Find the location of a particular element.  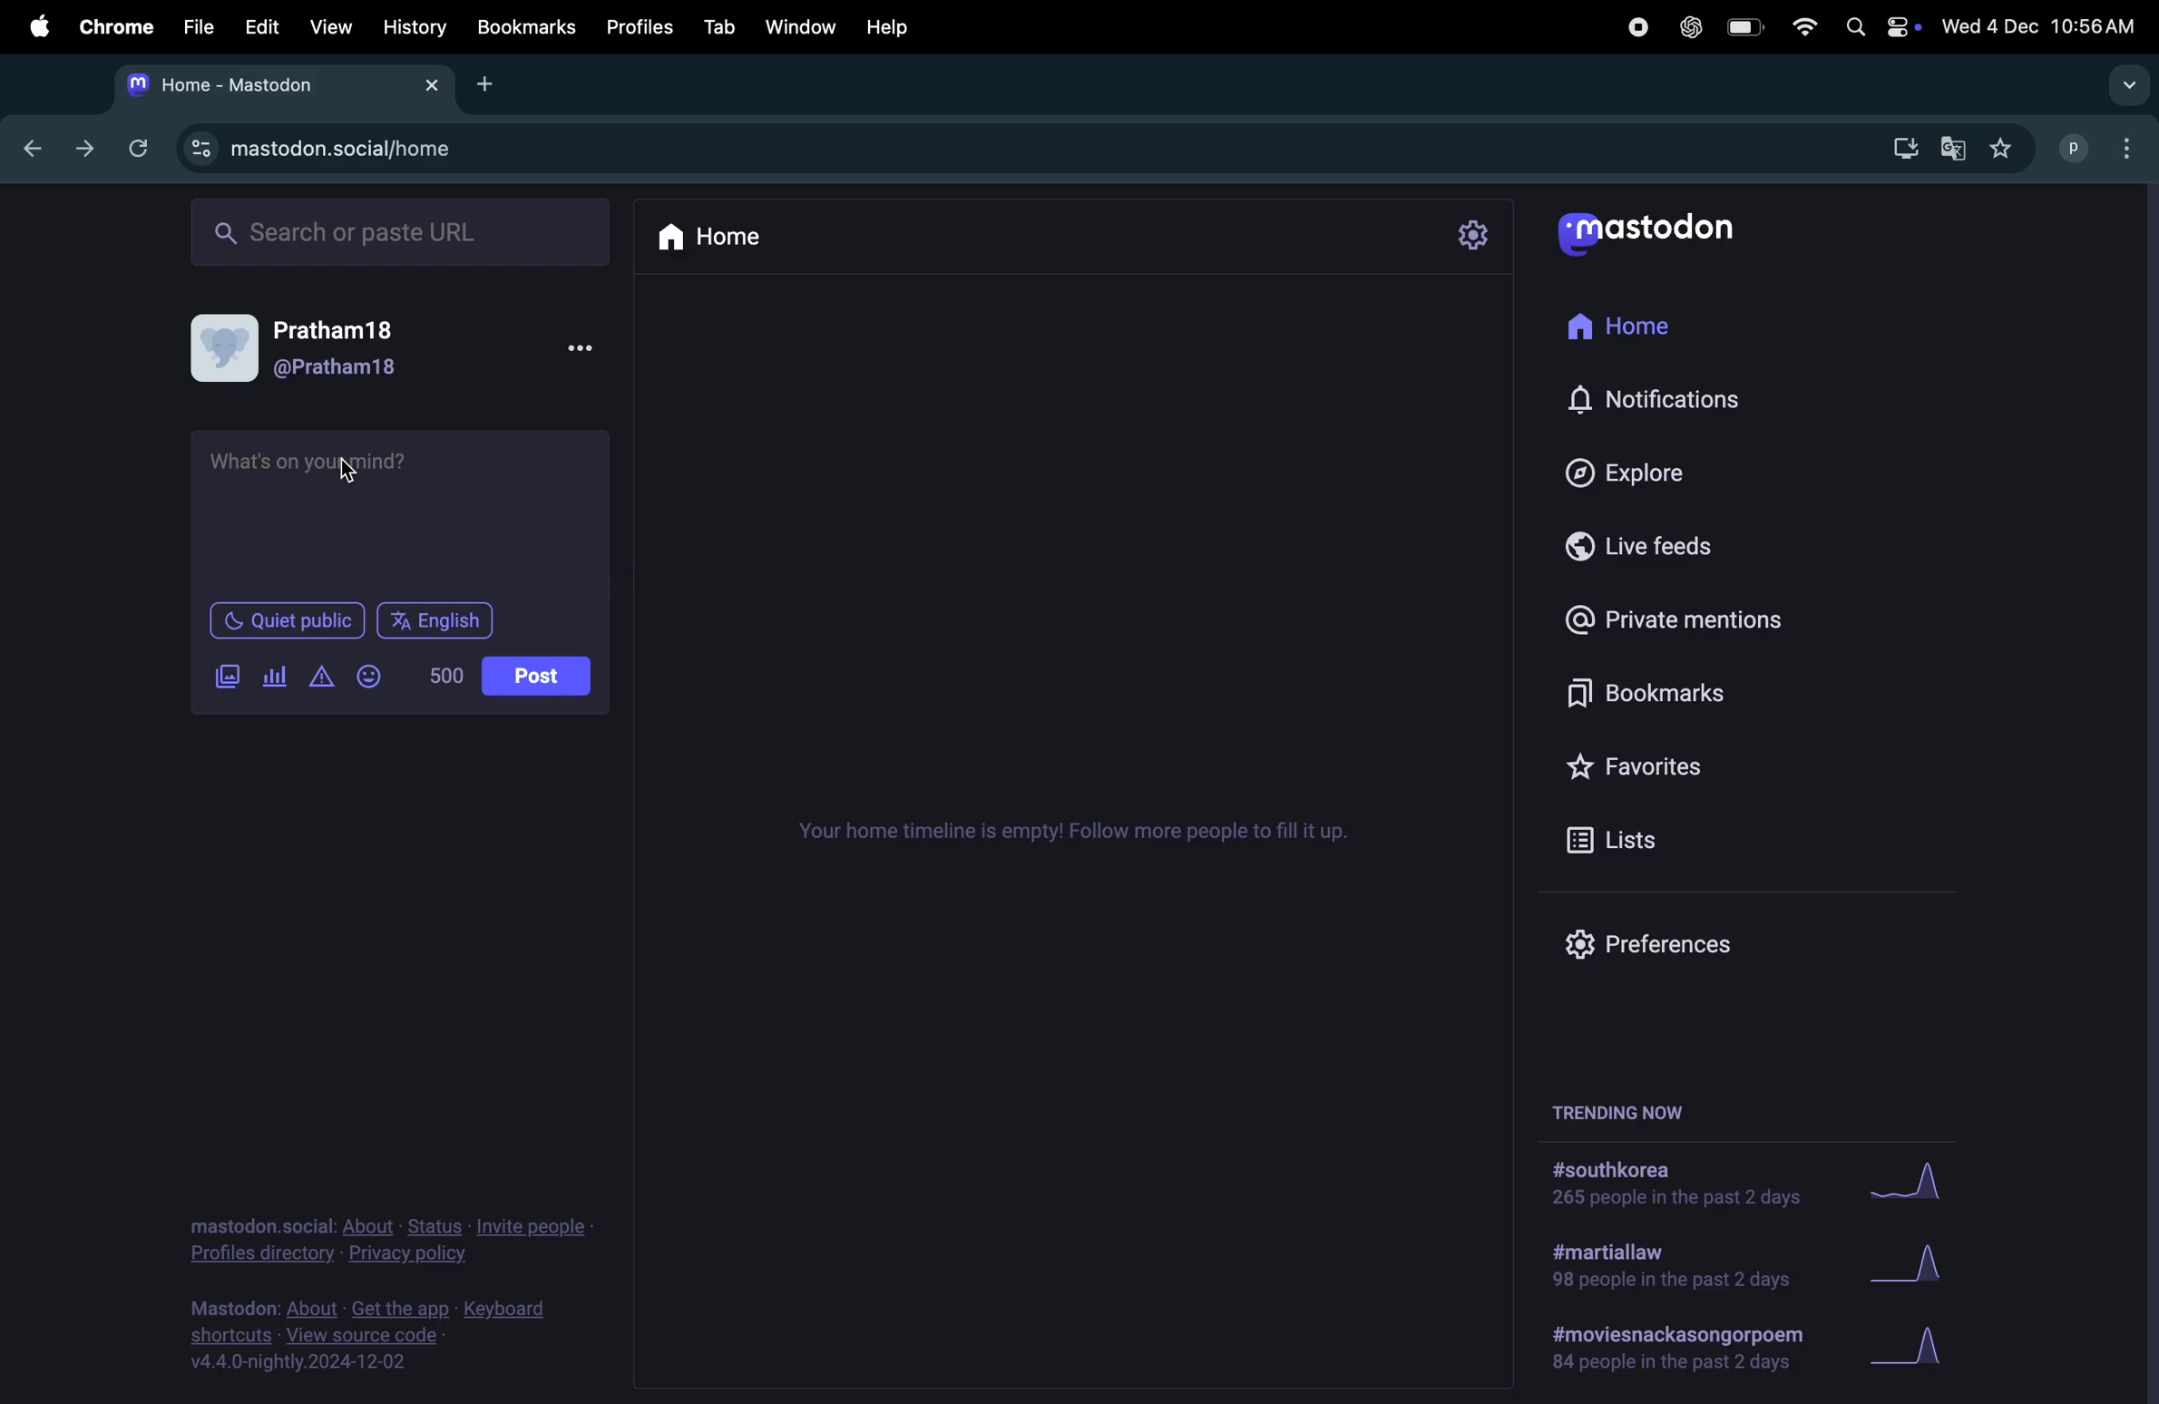

downlaods is located at coordinates (1898, 145).